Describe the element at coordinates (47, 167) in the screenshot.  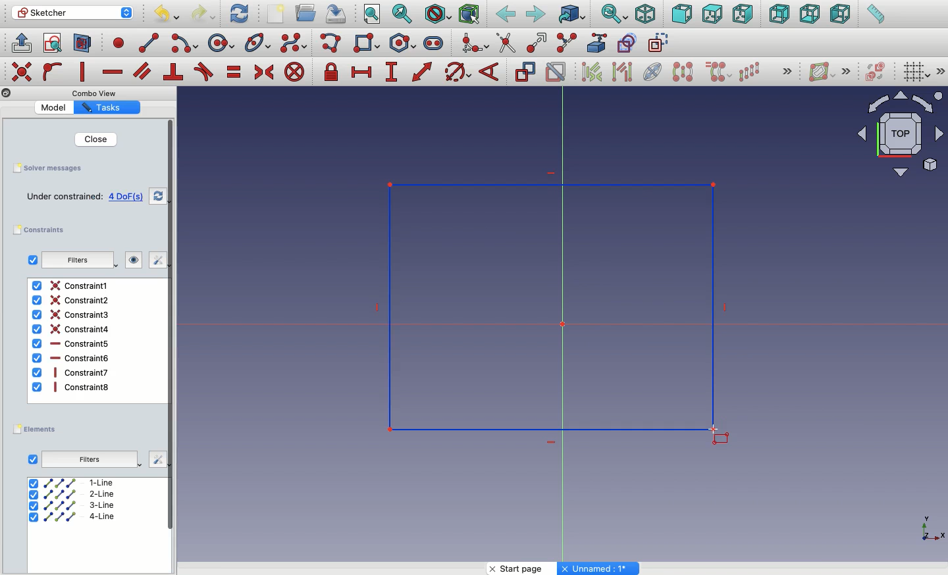
I see `Save` at that location.